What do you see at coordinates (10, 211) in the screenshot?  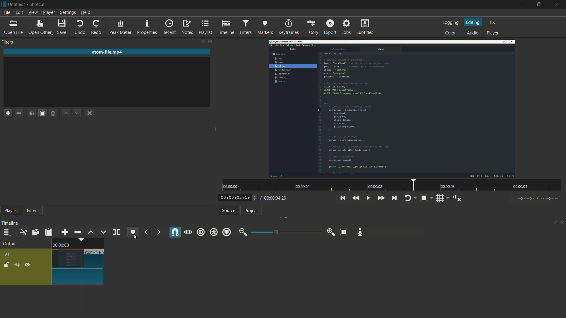 I see `playlist` at bounding box center [10, 211].